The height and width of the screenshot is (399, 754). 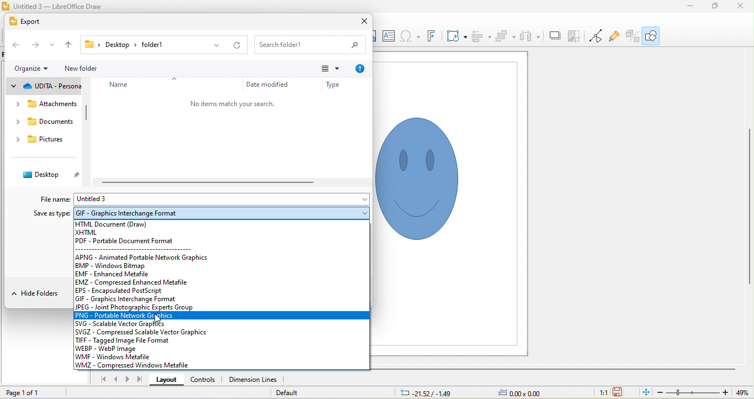 What do you see at coordinates (114, 356) in the screenshot?
I see `WMF-windows metafile` at bounding box center [114, 356].